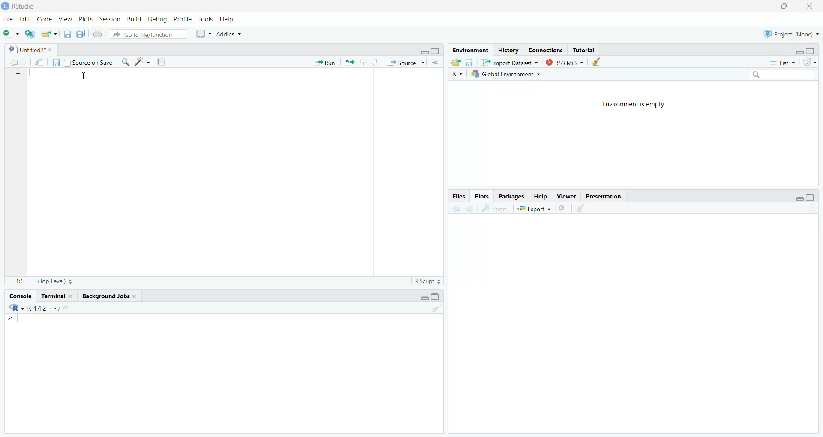 This screenshot has height=437, width=823. What do you see at coordinates (14, 63) in the screenshot?
I see `go back to the previous source location` at bounding box center [14, 63].